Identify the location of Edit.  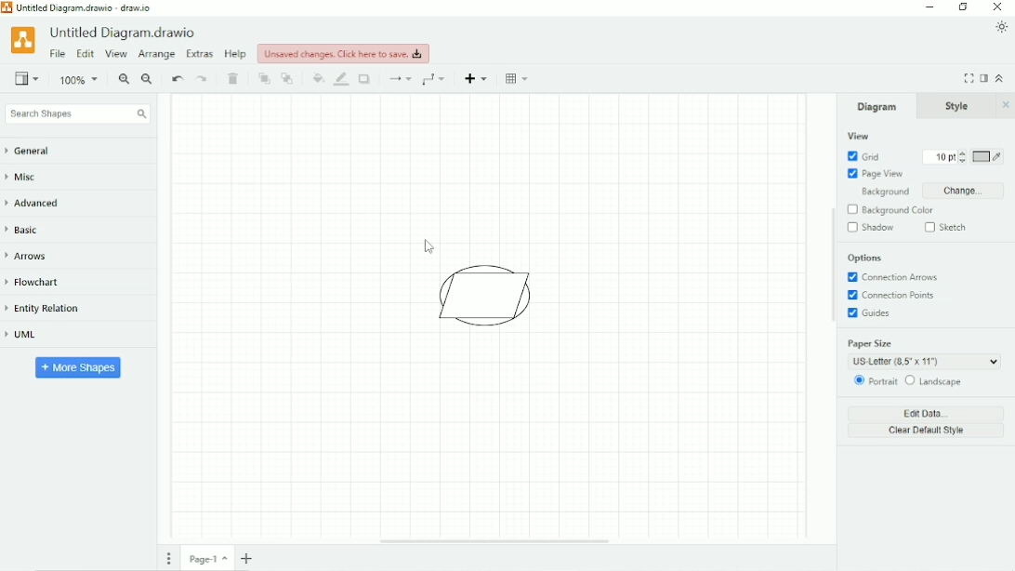
(85, 55).